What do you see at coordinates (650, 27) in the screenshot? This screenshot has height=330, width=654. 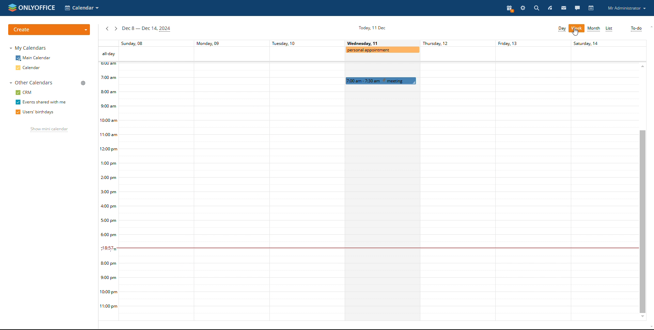 I see `scroll up` at bounding box center [650, 27].